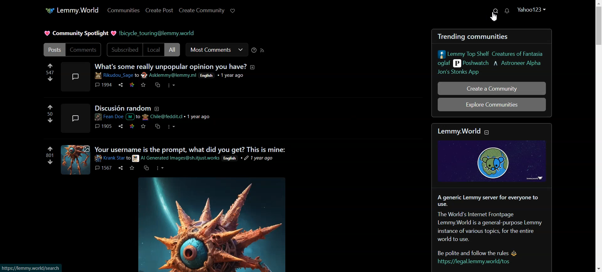 The width and height of the screenshot is (602, 272). Describe the element at coordinates (491, 12) in the screenshot. I see `Search` at that location.